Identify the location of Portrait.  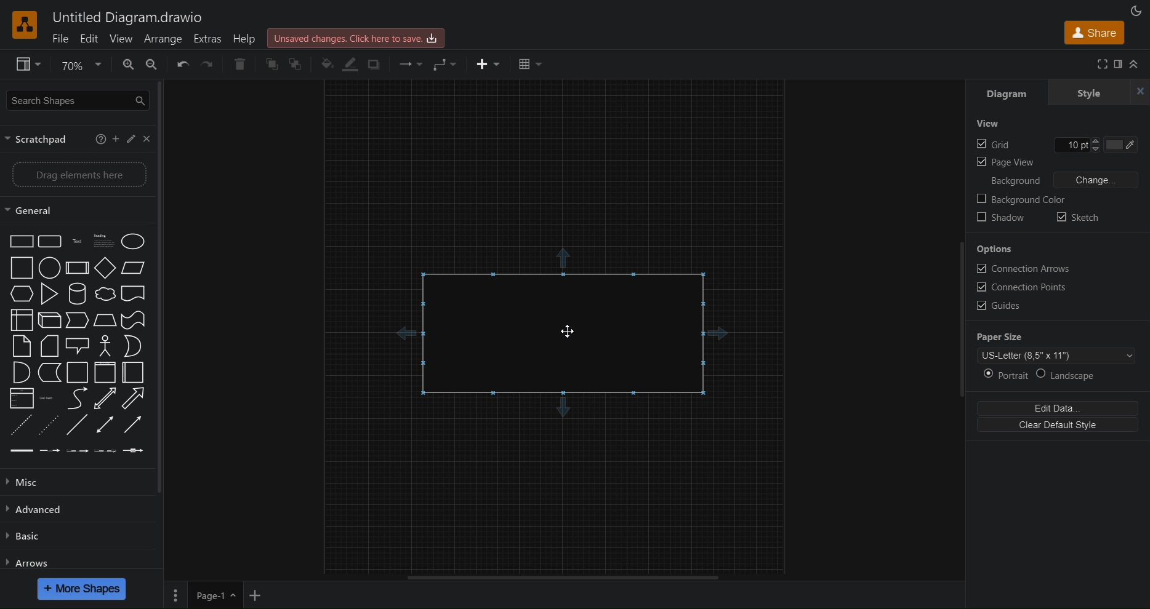
(1003, 375).